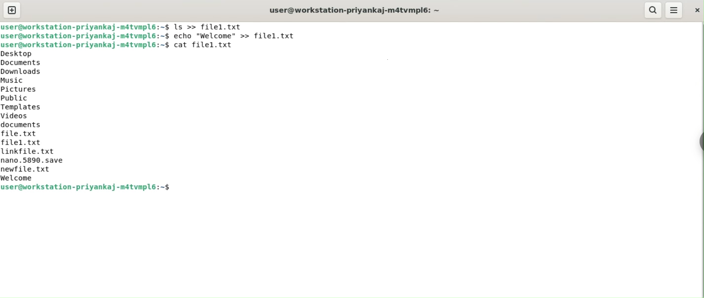 Image resolution: width=704 pixels, height=298 pixels. Describe the element at coordinates (31, 179) in the screenshot. I see `welcome` at that location.